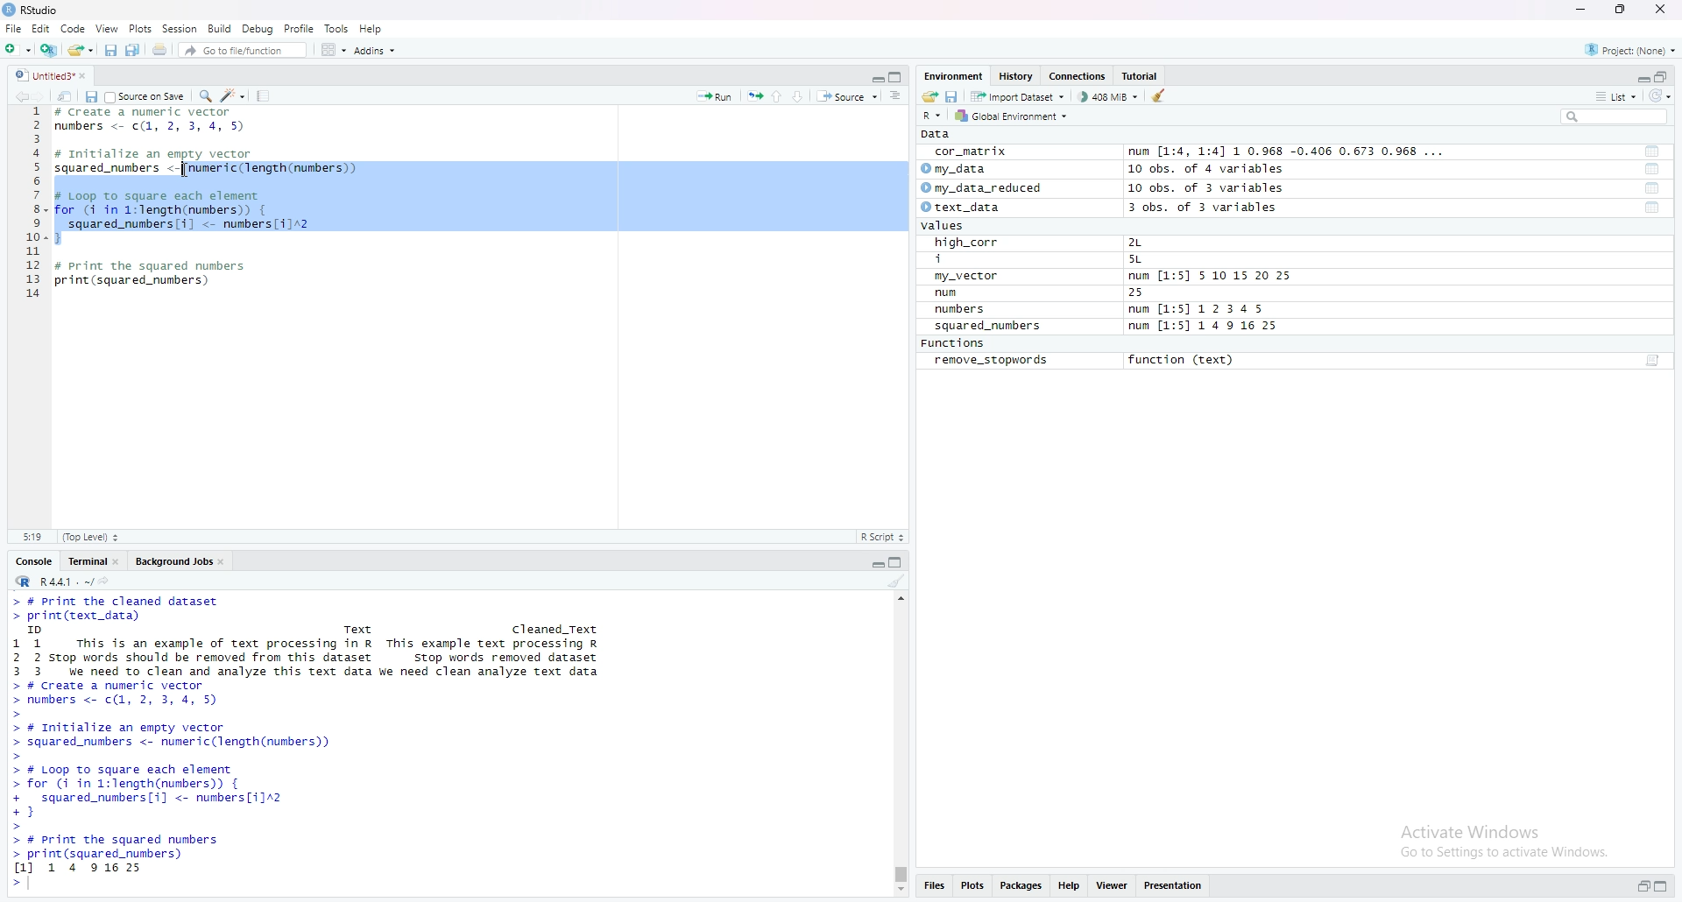 This screenshot has width=1682, height=902. What do you see at coordinates (233, 95) in the screenshot?
I see `code tools` at bounding box center [233, 95].